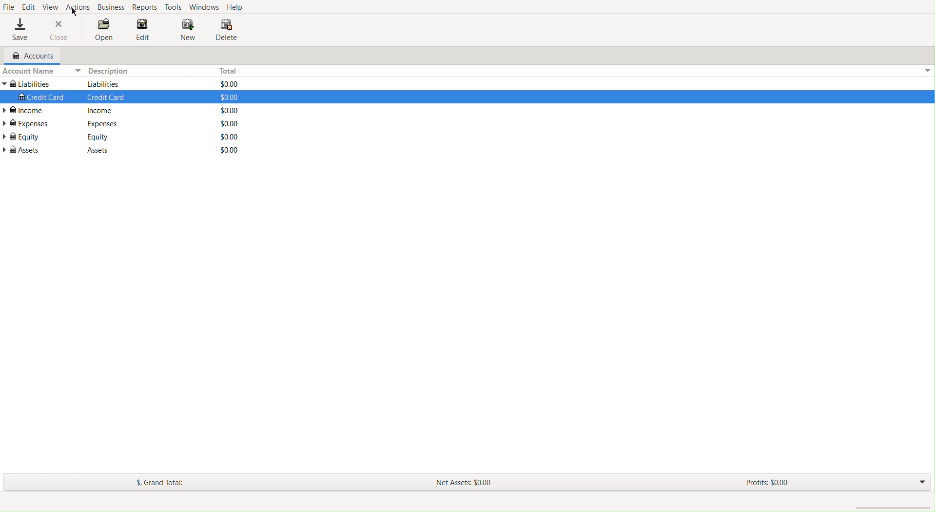 The width and height of the screenshot is (935, 512). What do you see at coordinates (27, 84) in the screenshot?
I see `Liabilities` at bounding box center [27, 84].